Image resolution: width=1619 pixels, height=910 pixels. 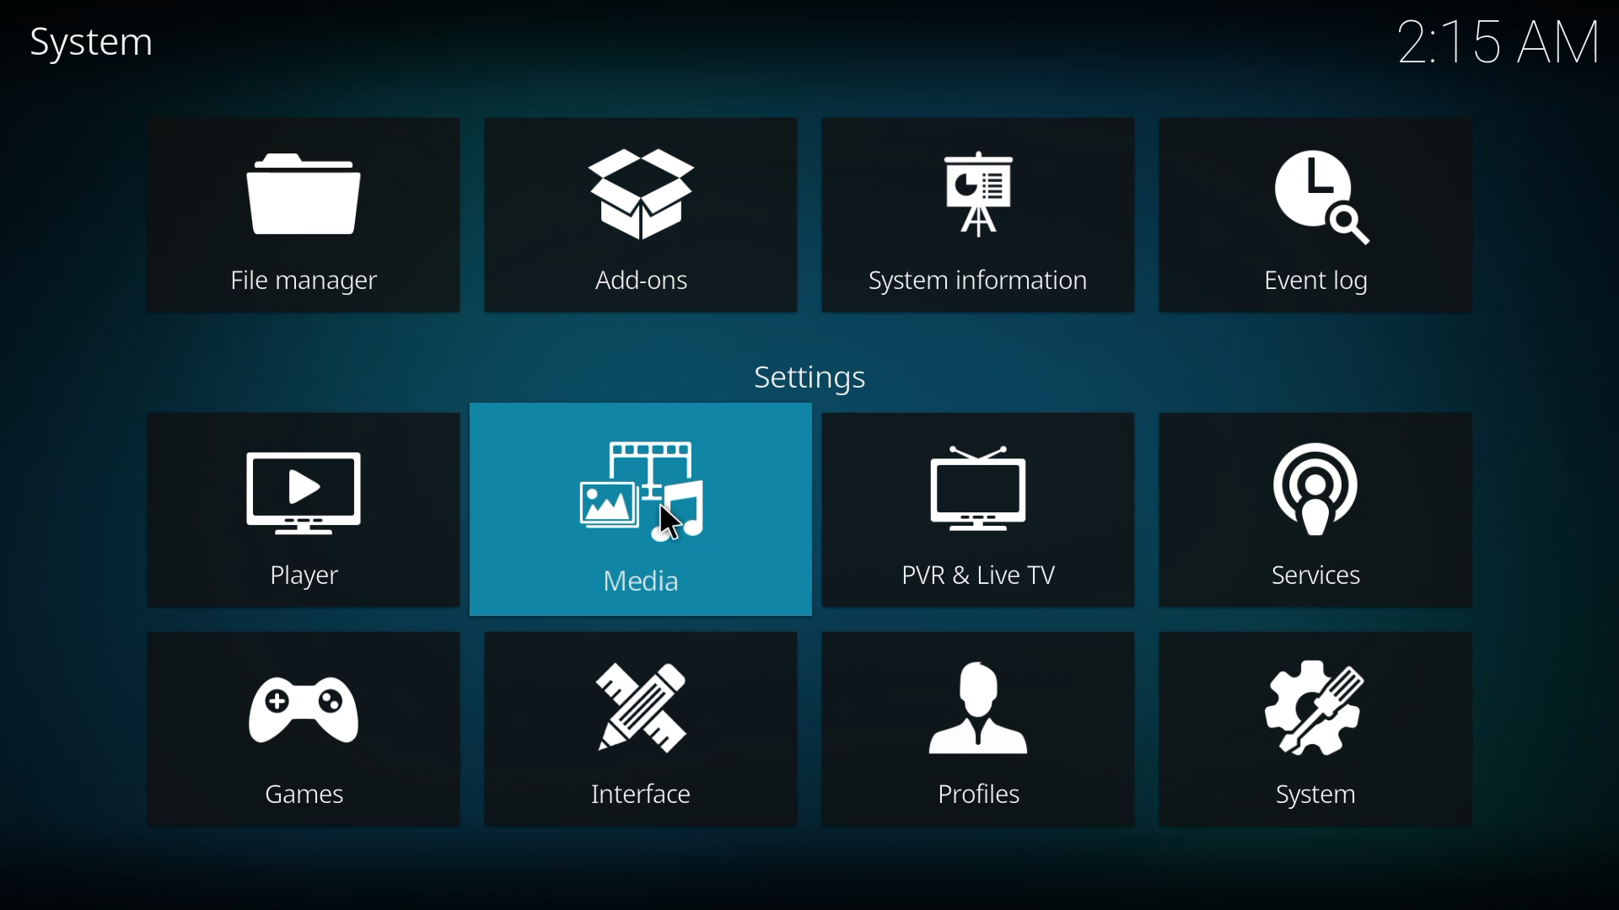 What do you see at coordinates (307, 509) in the screenshot?
I see `player` at bounding box center [307, 509].